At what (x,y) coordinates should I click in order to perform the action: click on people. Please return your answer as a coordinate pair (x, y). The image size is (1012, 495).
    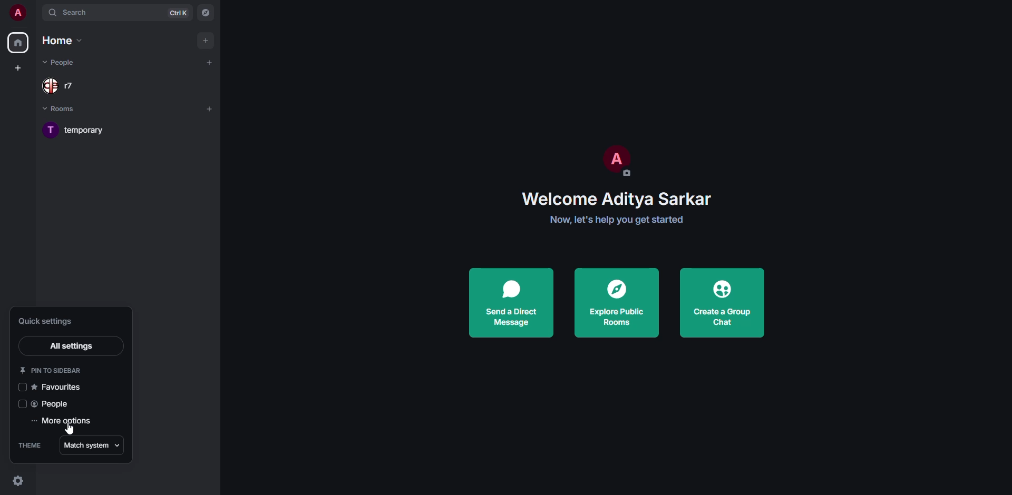
    Looking at the image, I should click on (61, 62).